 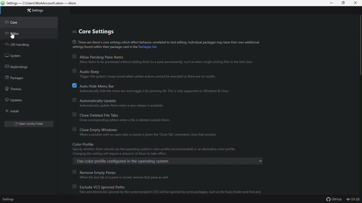 I want to click on Exclude VCS Ignored Paths, so click(x=168, y=186).